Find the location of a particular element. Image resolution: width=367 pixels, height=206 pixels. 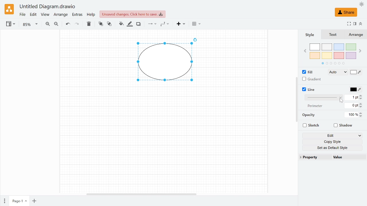

Unsaved changes. Click here to save is located at coordinates (131, 14).